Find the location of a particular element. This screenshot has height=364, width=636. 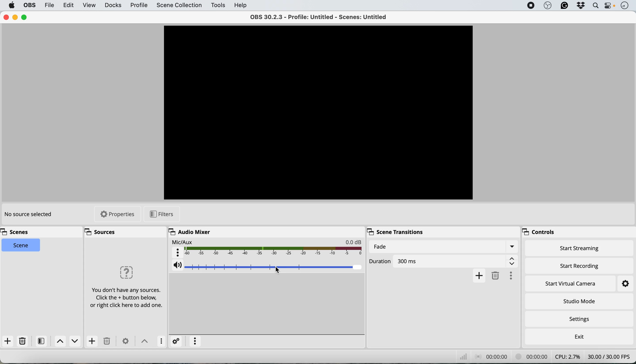

screen recorder is located at coordinates (530, 5).